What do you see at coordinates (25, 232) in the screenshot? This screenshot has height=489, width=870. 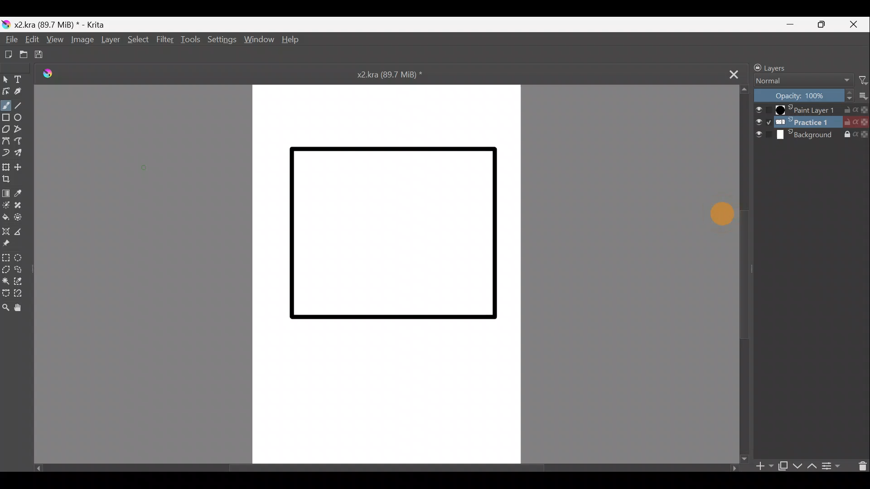 I see `Measure distance between two points` at bounding box center [25, 232].